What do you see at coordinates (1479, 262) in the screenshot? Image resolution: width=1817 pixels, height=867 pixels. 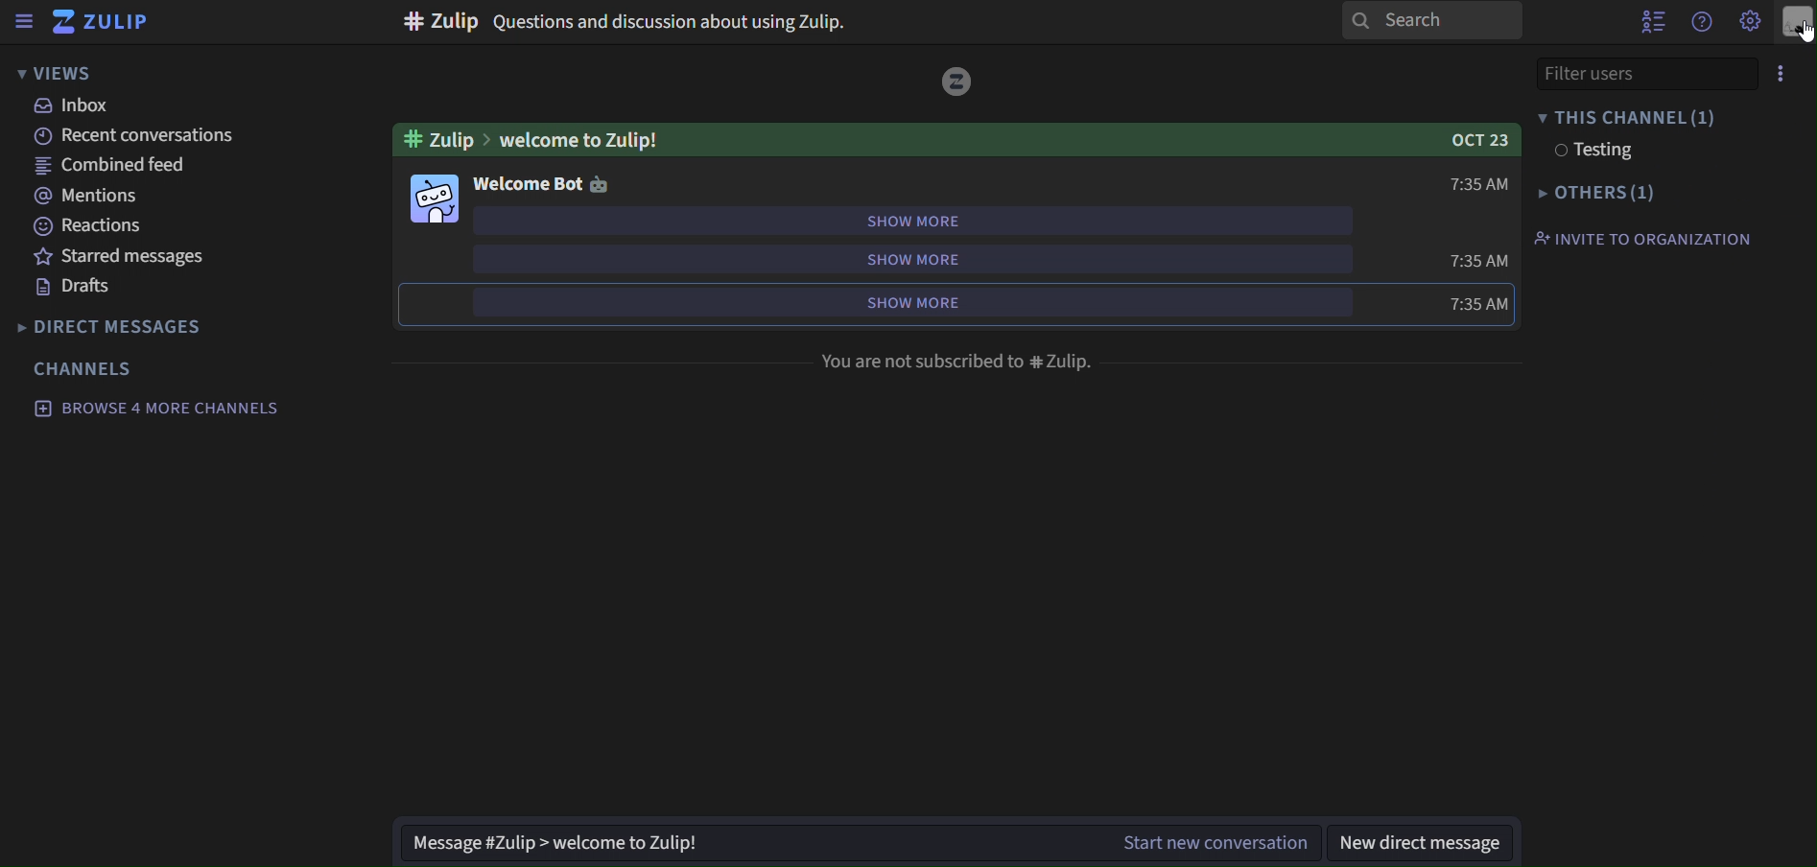 I see `7:35 am ` at bounding box center [1479, 262].